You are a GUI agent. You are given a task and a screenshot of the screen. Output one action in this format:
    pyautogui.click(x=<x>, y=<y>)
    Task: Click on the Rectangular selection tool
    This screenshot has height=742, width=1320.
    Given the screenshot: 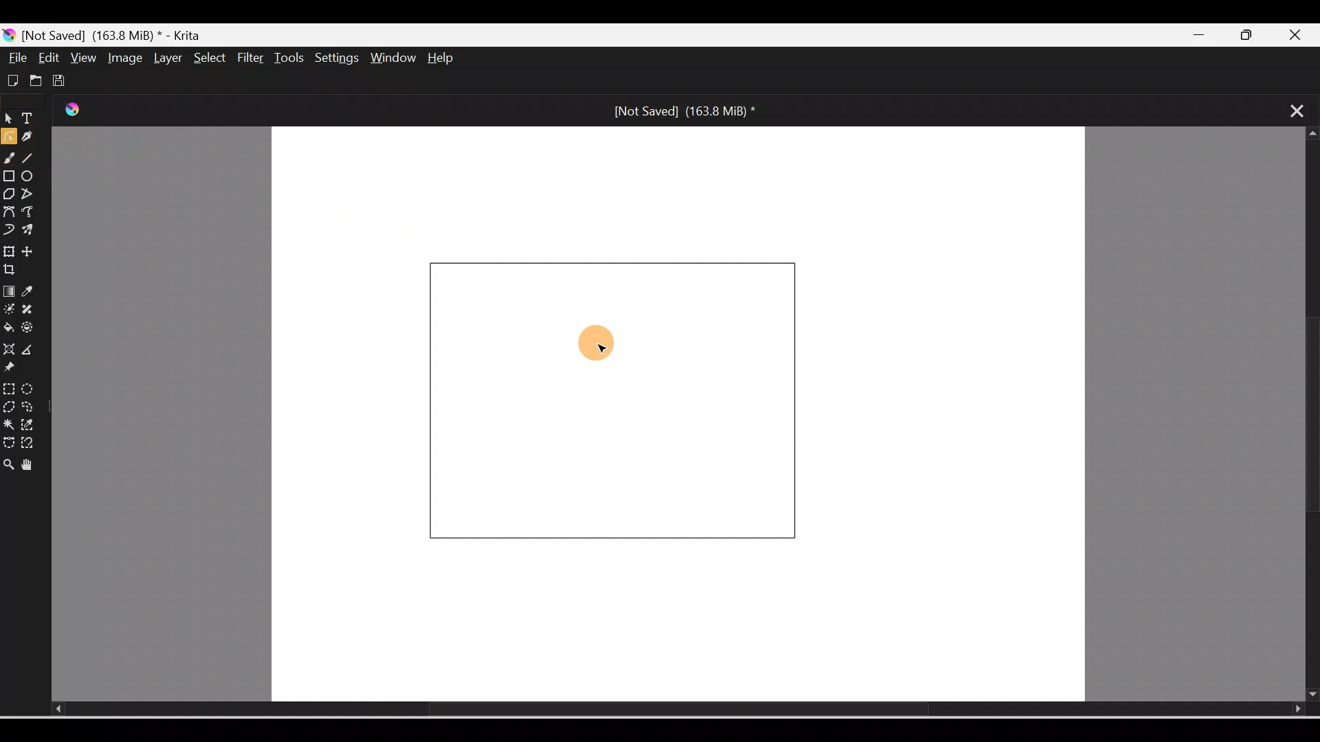 What is the action you would take?
    pyautogui.click(x=8, y=386)
    